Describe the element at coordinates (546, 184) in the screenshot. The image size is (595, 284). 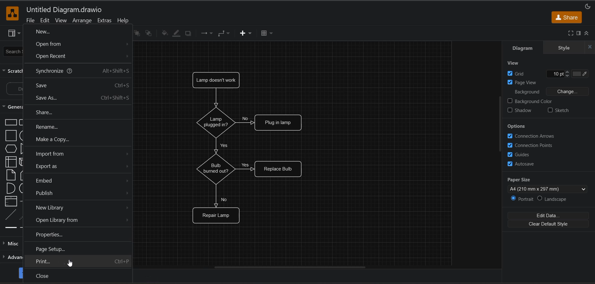
I see `paper size` at that location.